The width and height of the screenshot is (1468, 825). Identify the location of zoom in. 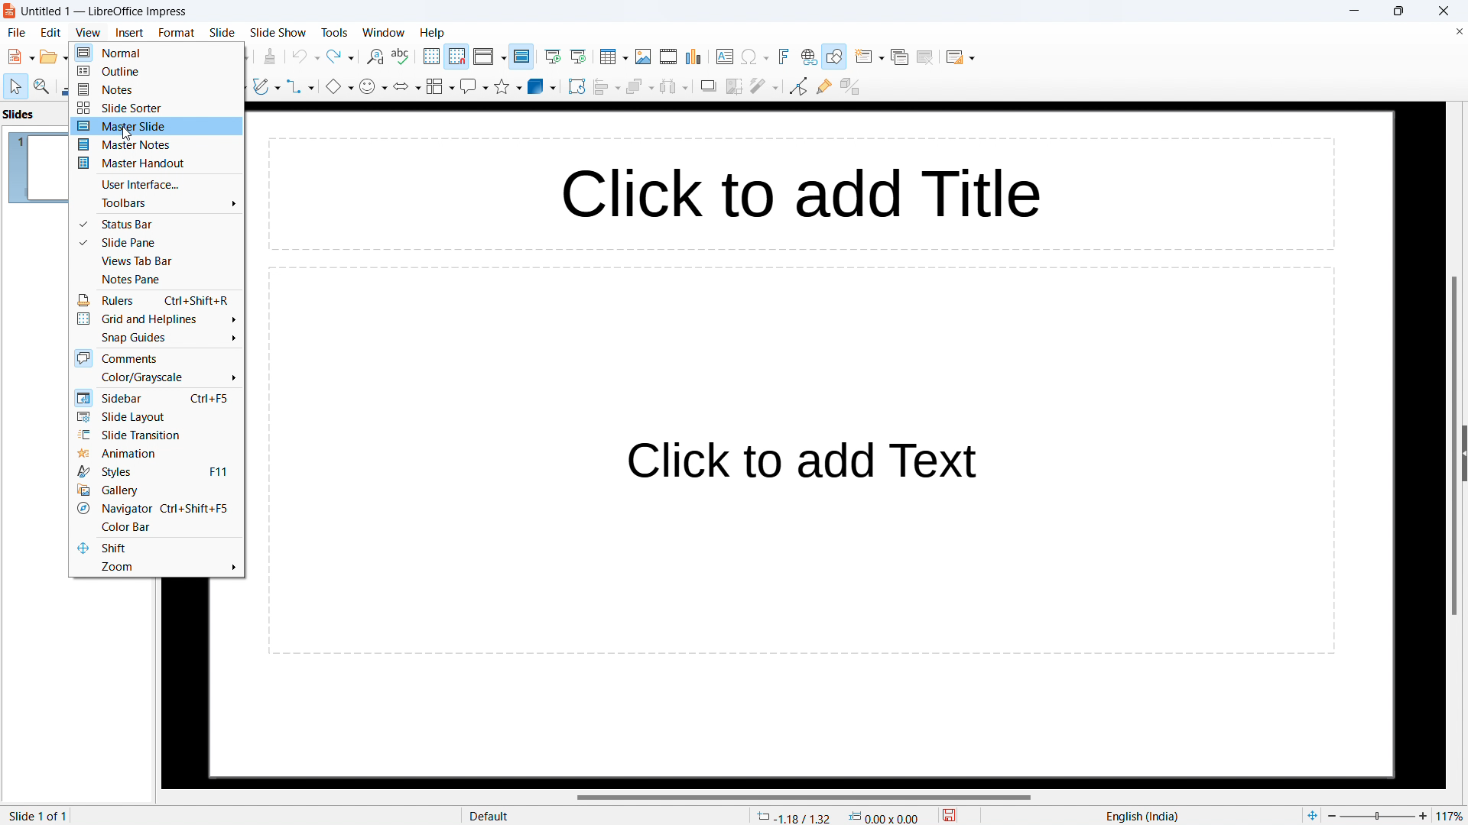
(1423, 814).